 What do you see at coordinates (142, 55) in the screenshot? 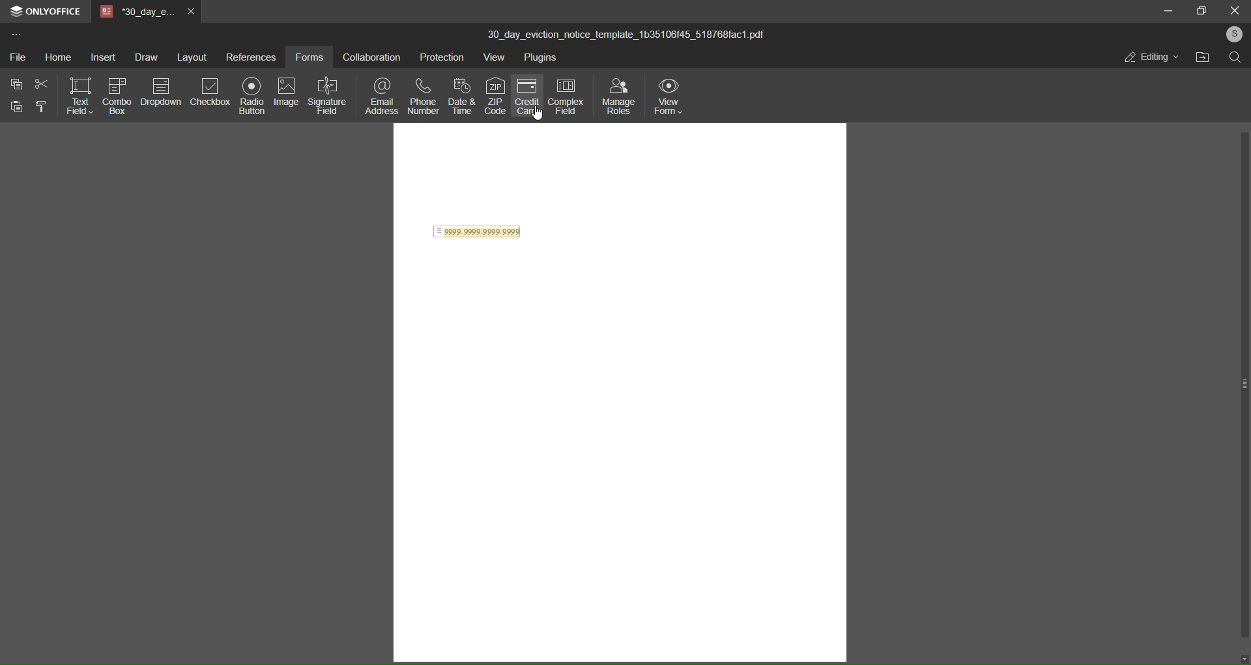
I see `draw` at bounding box center [142, 55].